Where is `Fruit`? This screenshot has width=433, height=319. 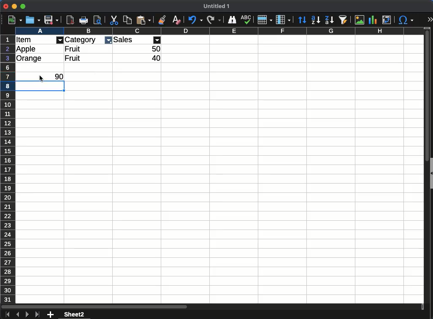 Fruit is located at coordinates (72, 58).